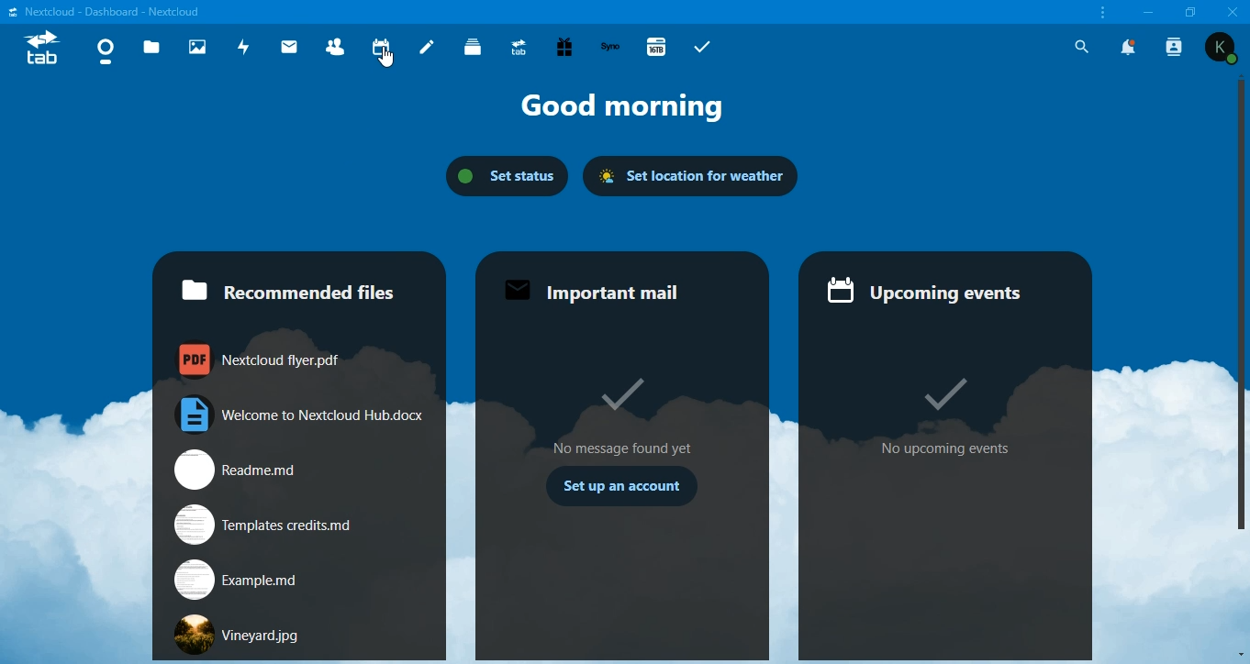 The width and height of the screenshot is (1250, 664). I want to click on correct option, so click(942, 387).